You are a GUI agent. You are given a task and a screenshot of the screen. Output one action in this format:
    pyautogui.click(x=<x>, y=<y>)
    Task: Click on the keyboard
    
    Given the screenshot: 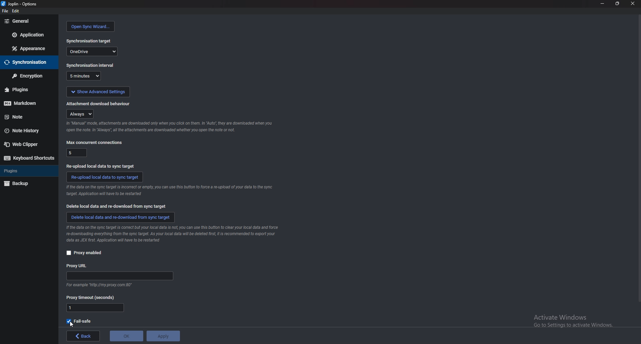 What is the action you would take?
    pyautogui.click(x=29, y=157)
    